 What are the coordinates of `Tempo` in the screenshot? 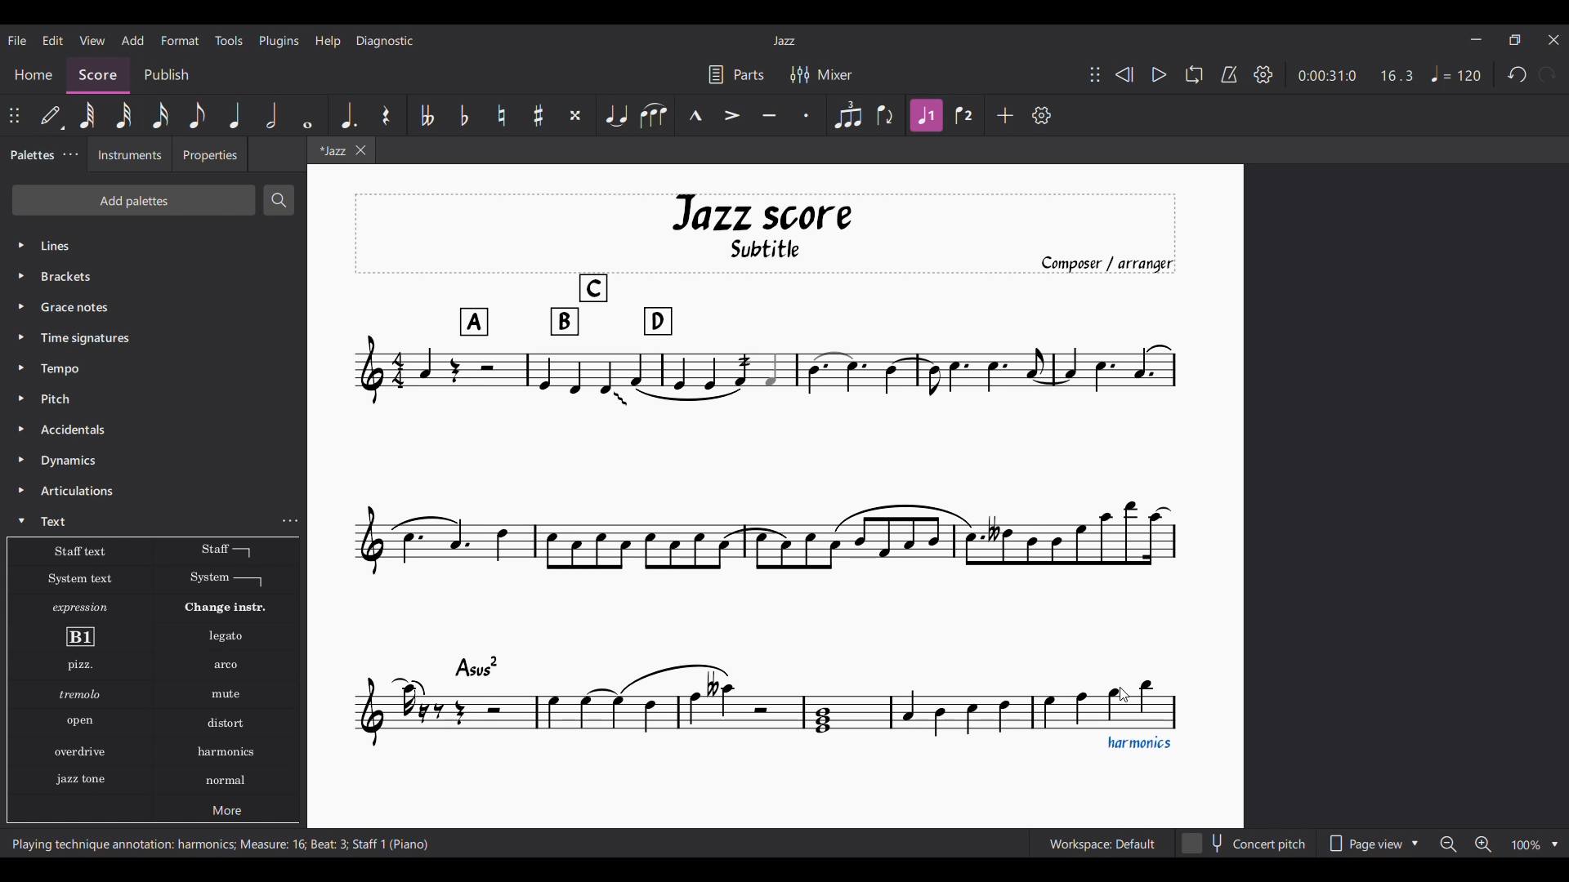 It's located at (1456, 73).